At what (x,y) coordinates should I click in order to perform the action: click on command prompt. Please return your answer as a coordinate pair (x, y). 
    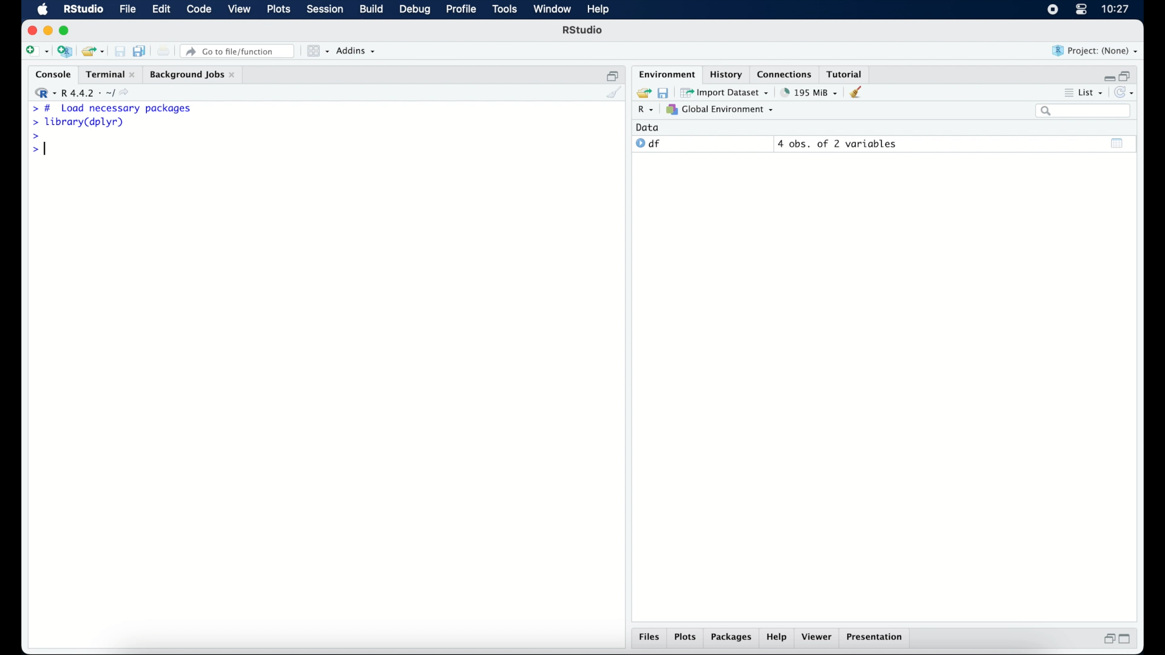
    Looking at the image, I should click on (33, 136).